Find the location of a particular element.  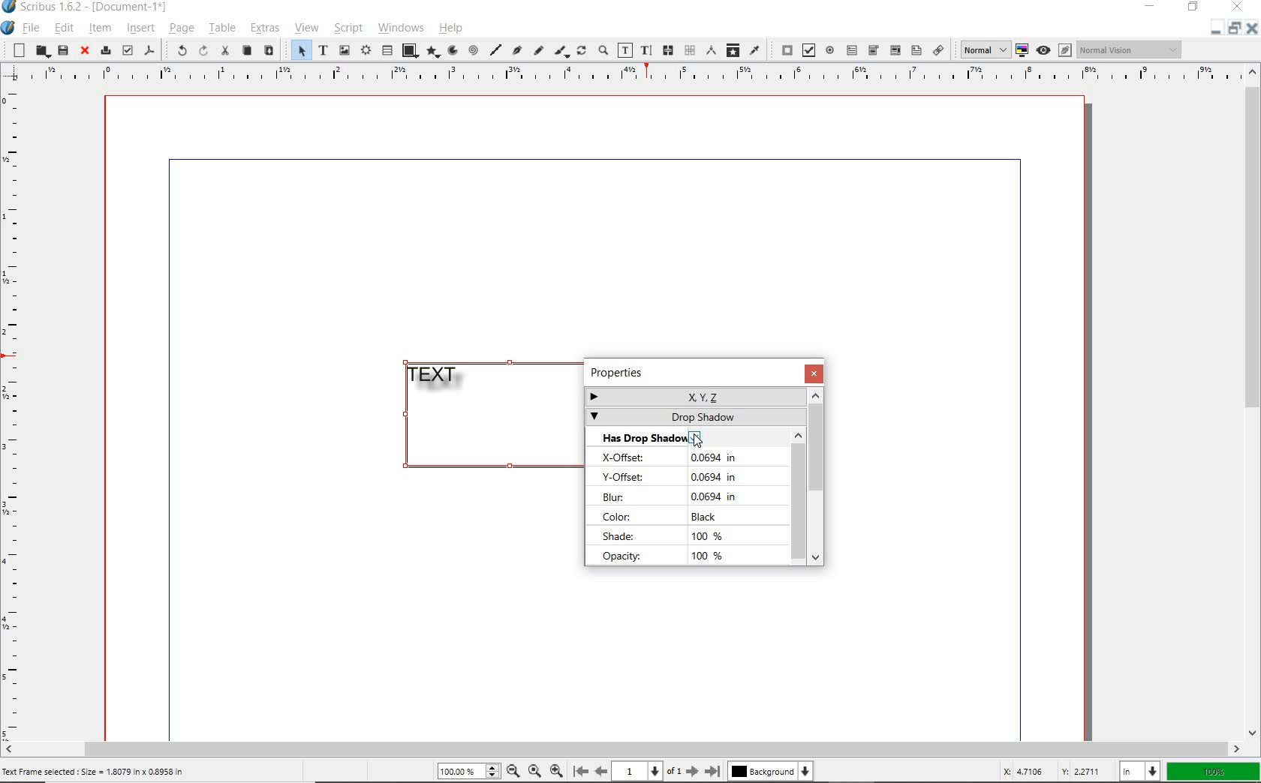

edit text with story editor is located at coordinates (646, 51).